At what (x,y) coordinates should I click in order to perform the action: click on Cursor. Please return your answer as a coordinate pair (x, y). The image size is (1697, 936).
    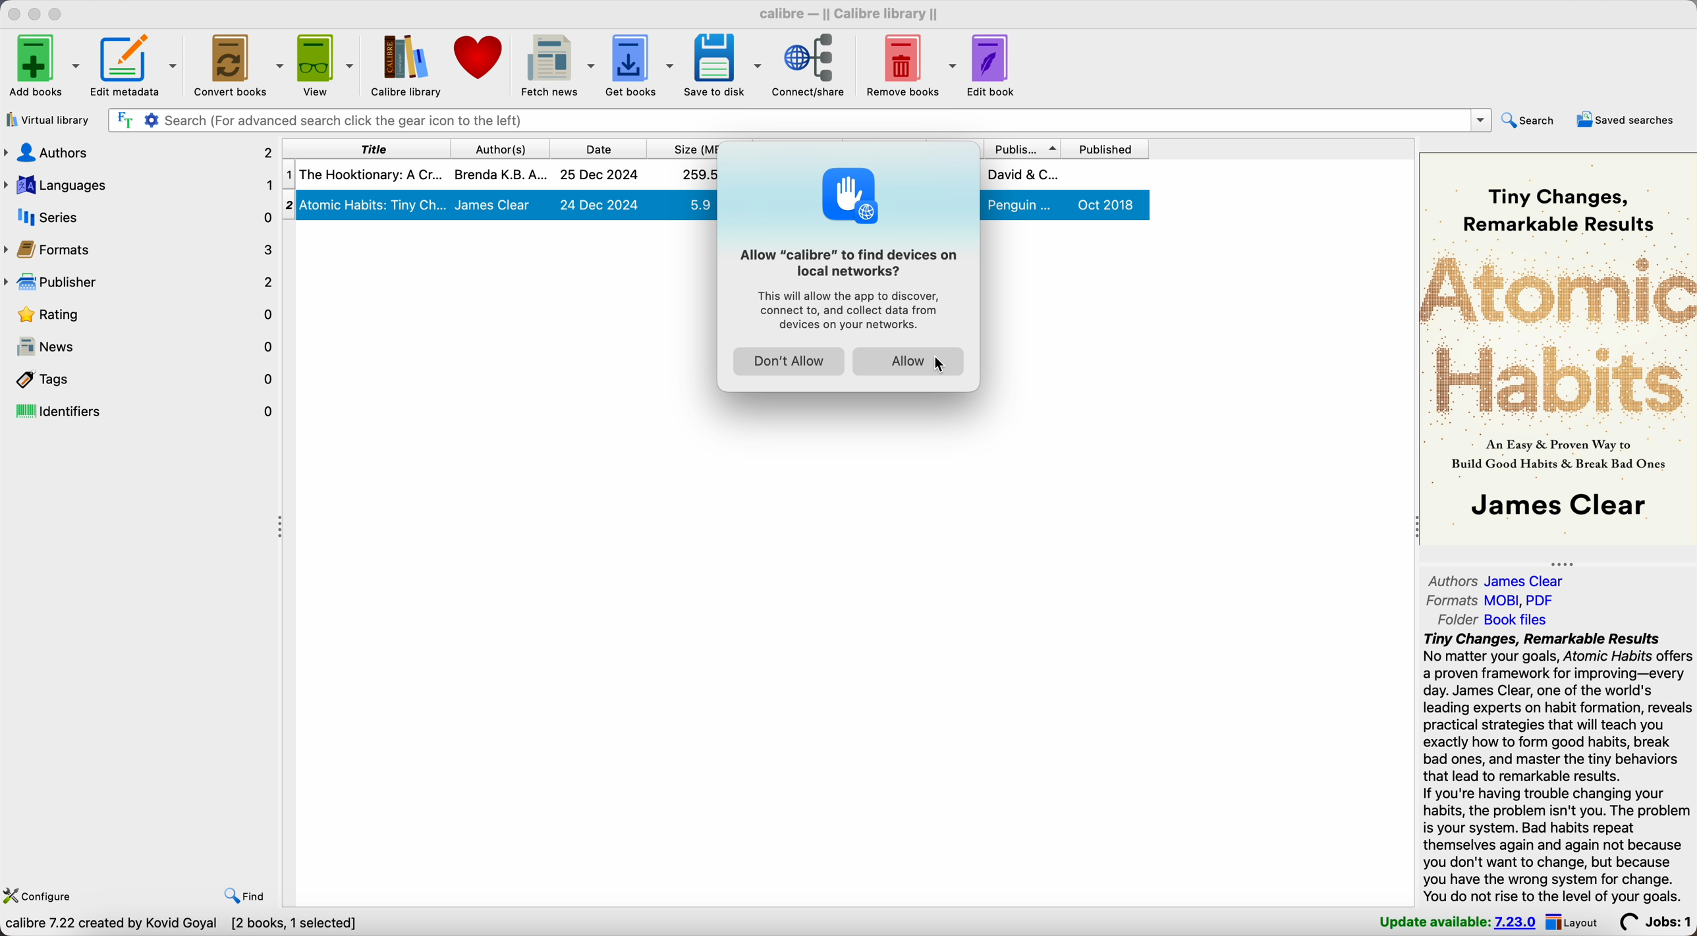
    Looking at the image, I should click on (937, 363).